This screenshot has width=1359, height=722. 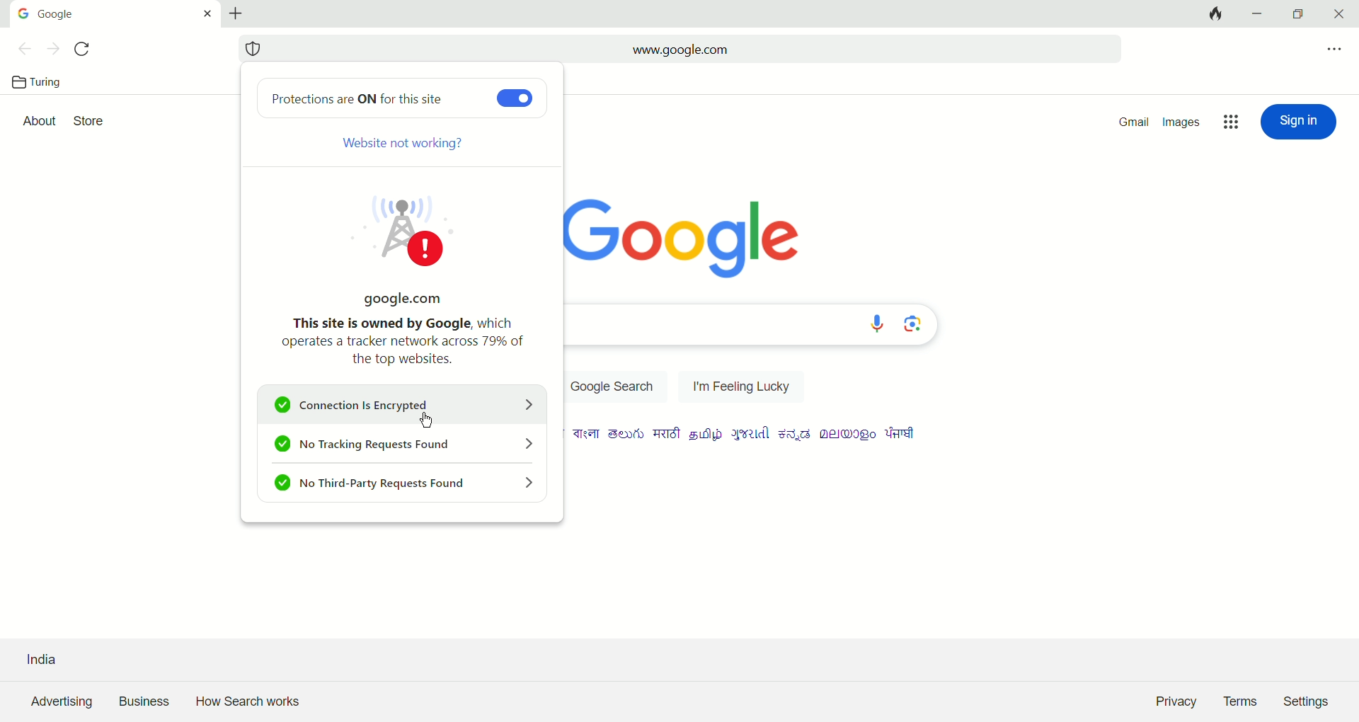 What do you see at coordinates (1297, 121) in the screenshot?
I see `sign in` at bounding box center [1297, 121].